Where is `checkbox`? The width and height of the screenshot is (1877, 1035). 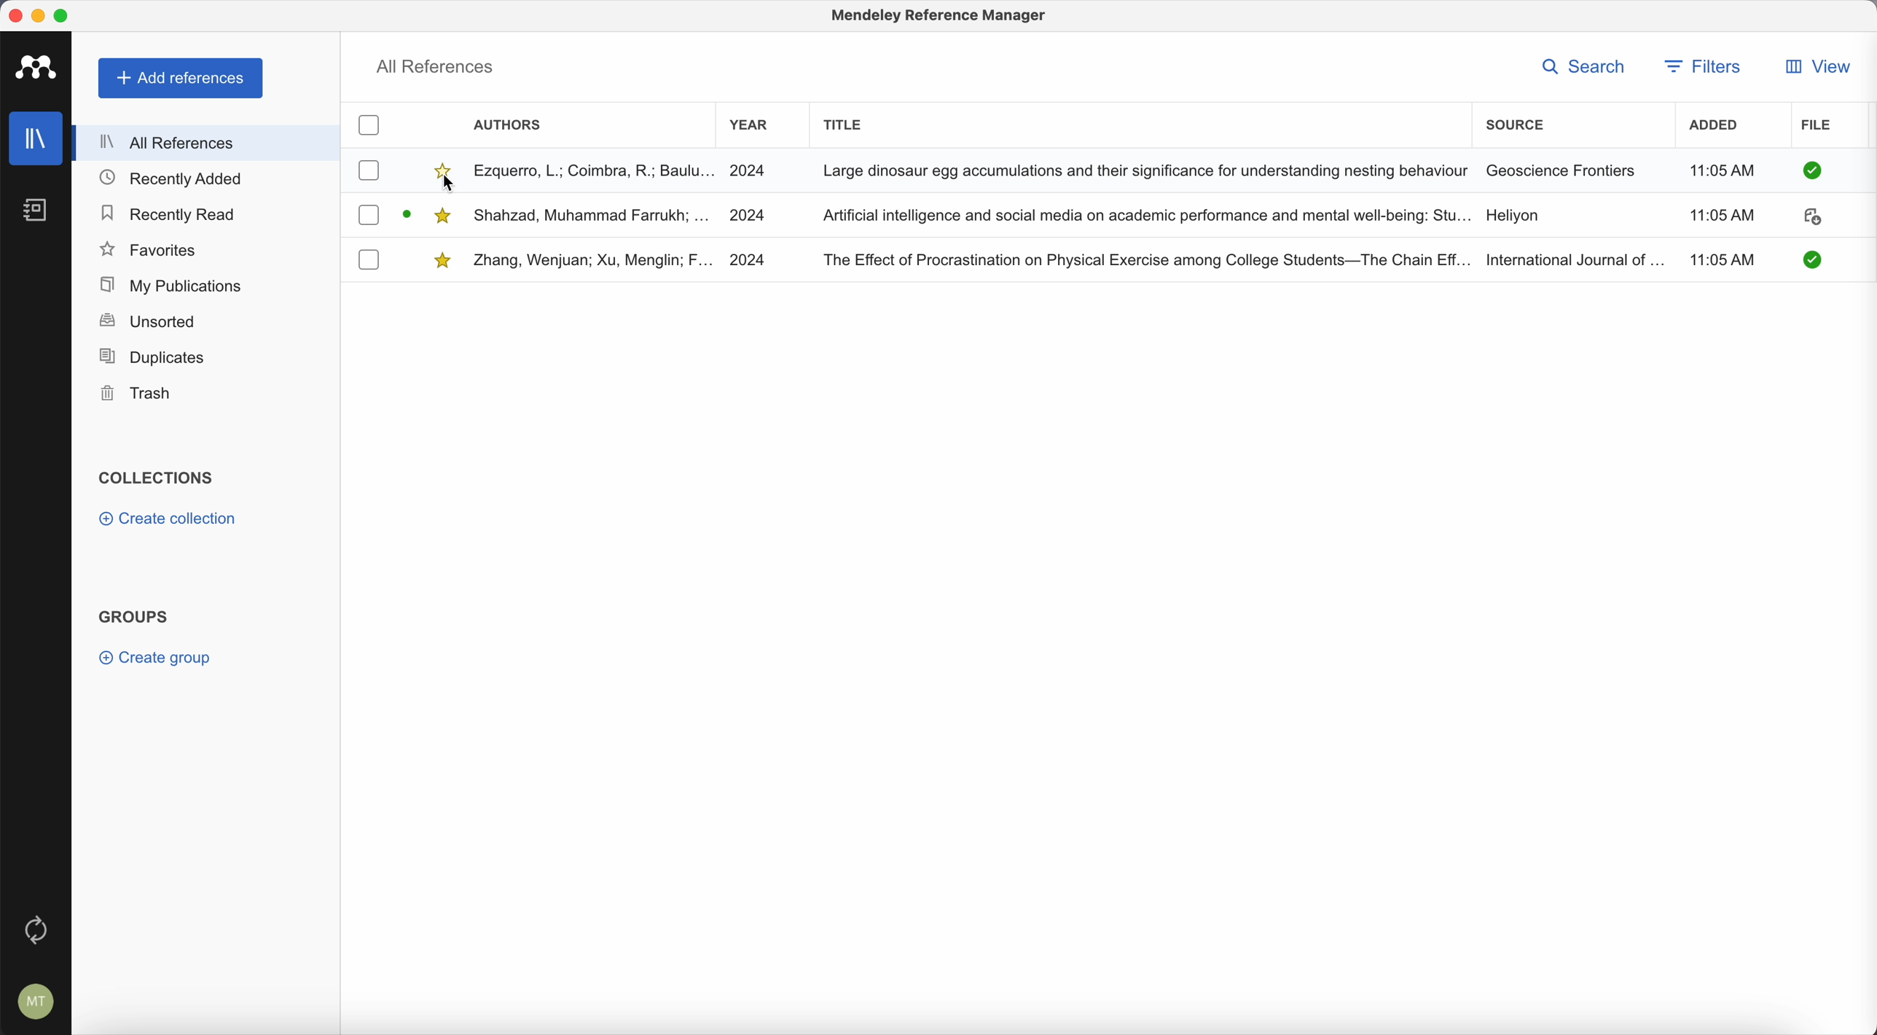 checkbox is located at coordinates (369, 259).